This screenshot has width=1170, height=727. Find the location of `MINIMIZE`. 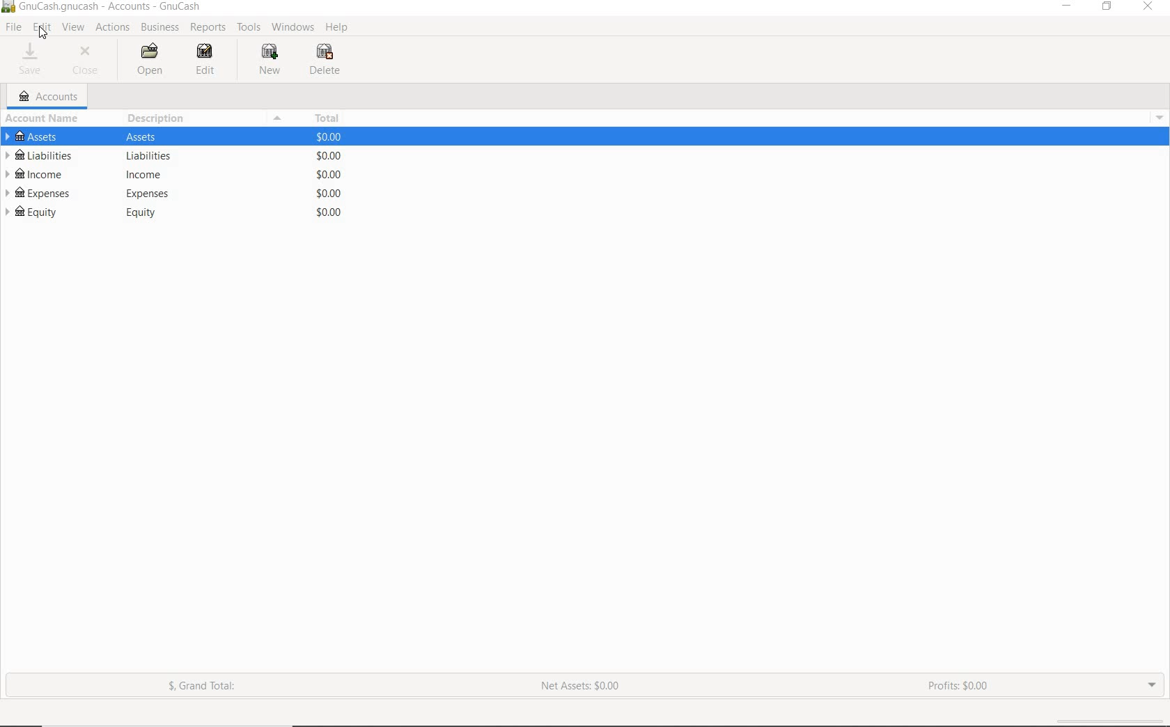

MINIMIZE is located at coordinates (1068, 8).